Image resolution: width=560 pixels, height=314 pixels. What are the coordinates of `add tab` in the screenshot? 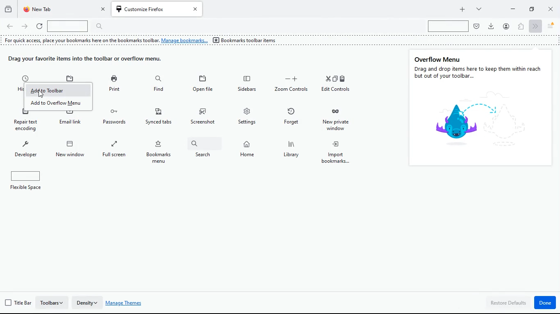 It's located at (462, 9).